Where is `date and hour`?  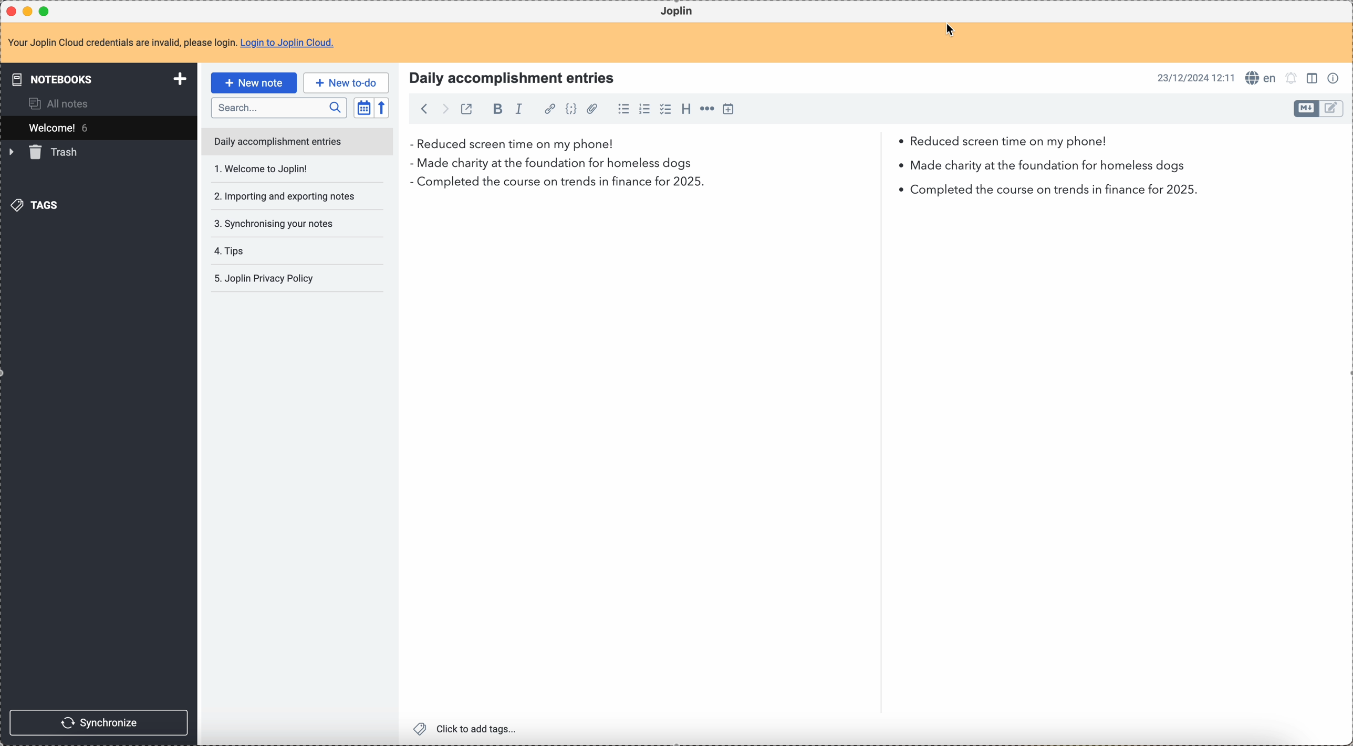
date and hour is located at coordinates (1194, 78).